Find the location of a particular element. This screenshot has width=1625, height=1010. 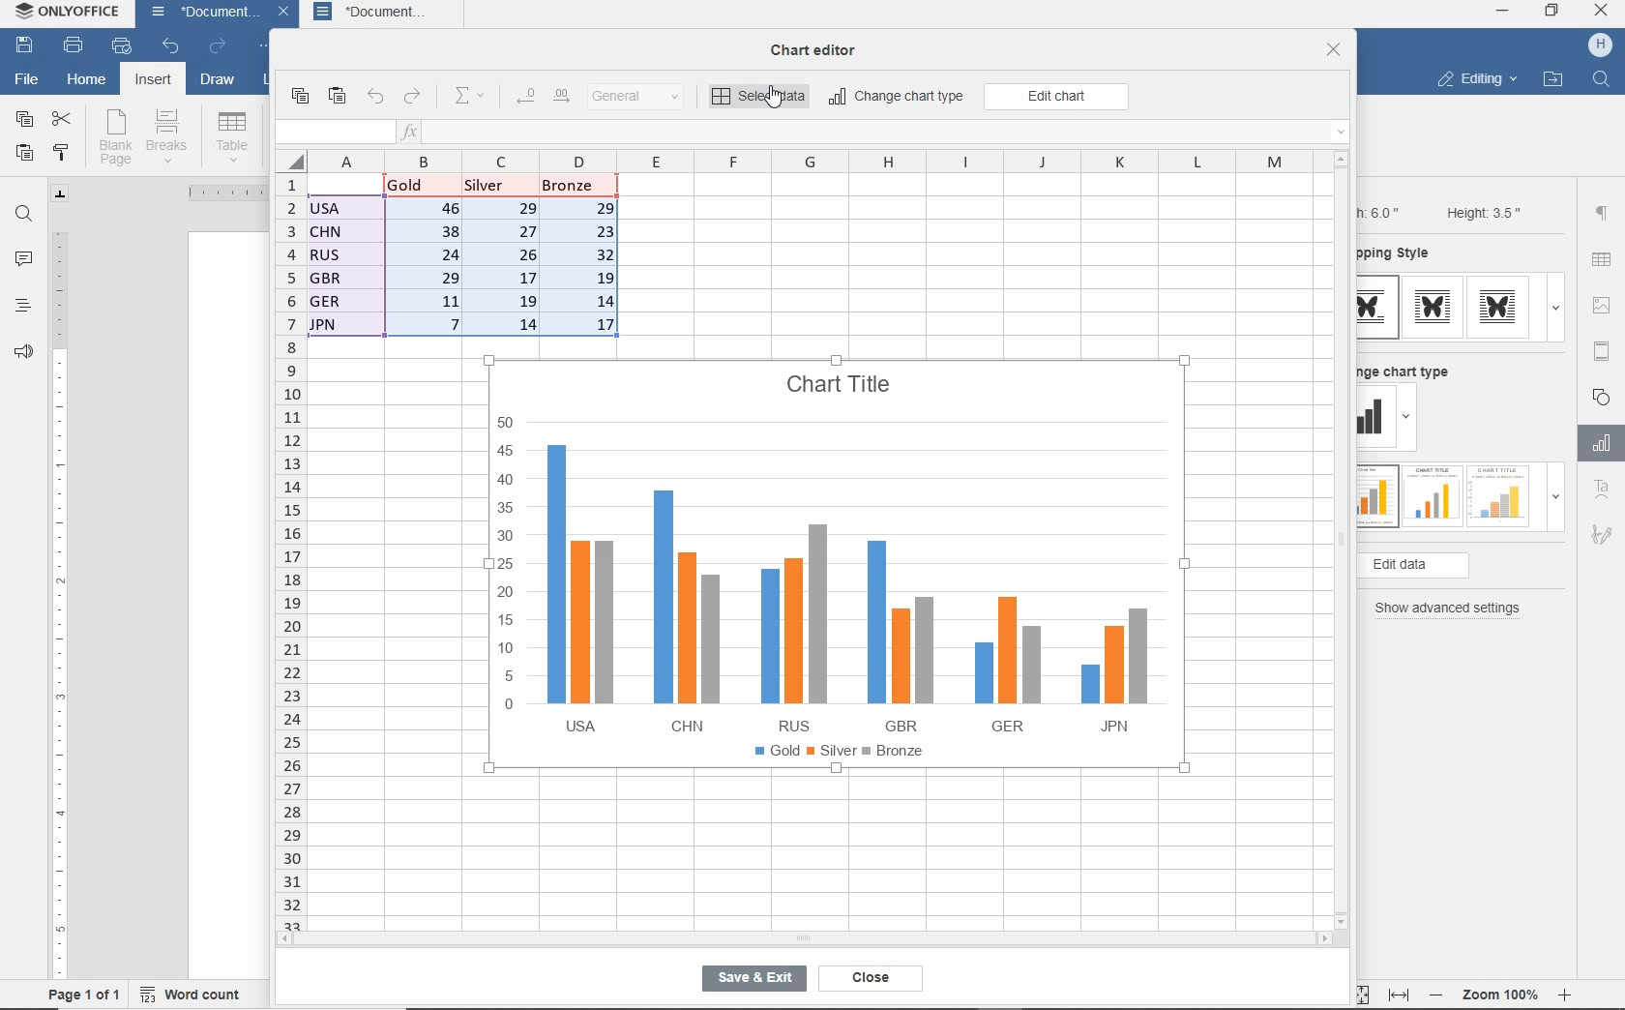

horizontal scroll bar is located at coordinates (803, 938).